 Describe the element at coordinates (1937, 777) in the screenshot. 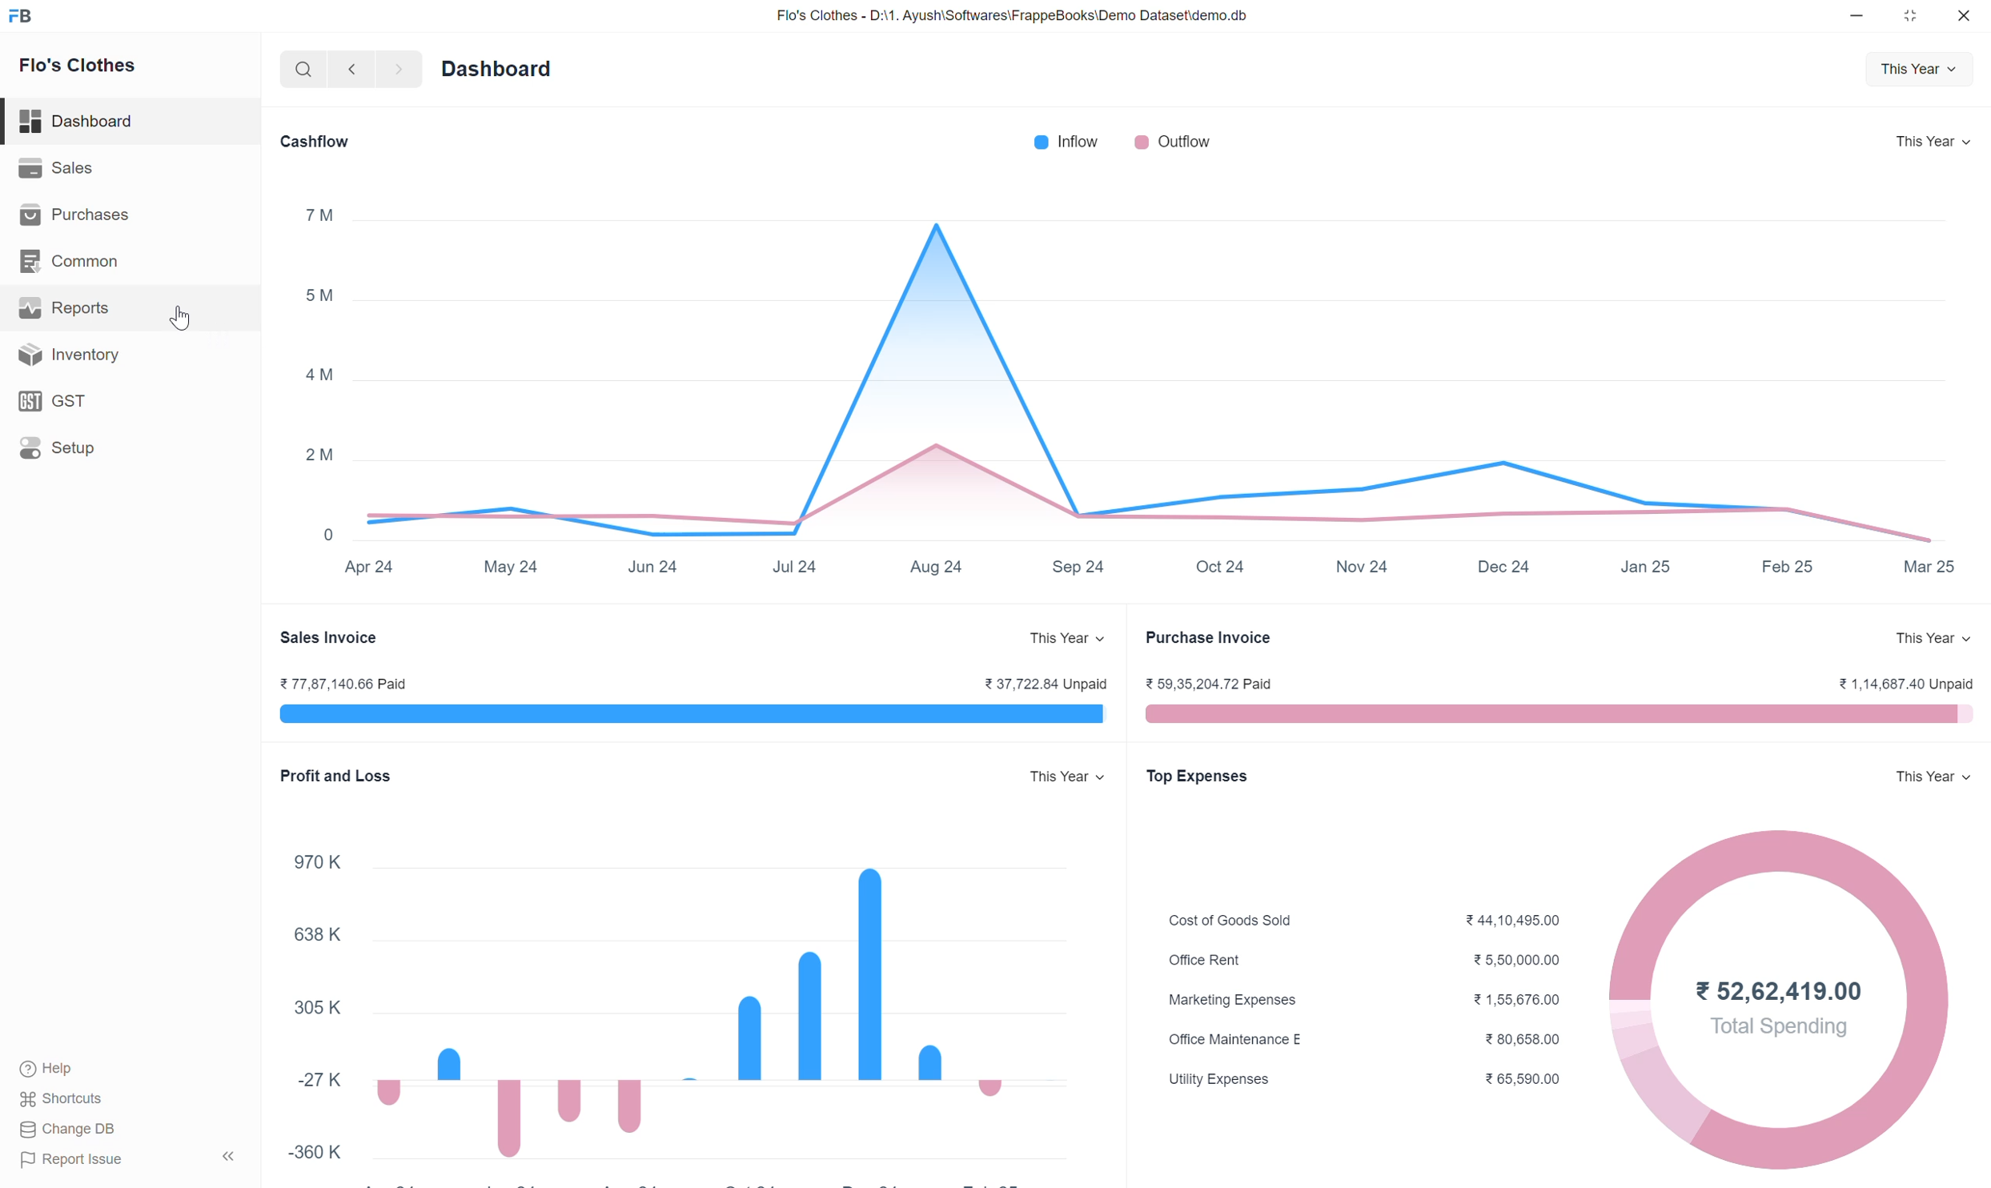

I see `This Year ` at that location.